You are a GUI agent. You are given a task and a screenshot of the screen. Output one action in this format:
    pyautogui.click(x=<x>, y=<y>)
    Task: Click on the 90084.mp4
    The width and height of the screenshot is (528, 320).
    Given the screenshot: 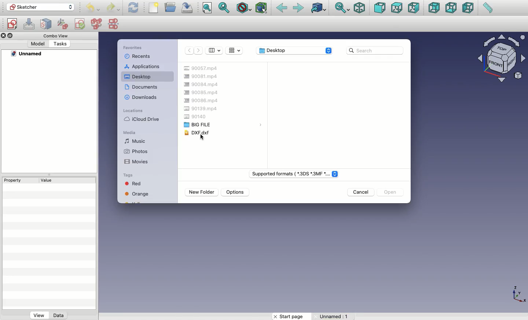 What is the action you would take?
    pyautogui.click(x=204, y=83)
    